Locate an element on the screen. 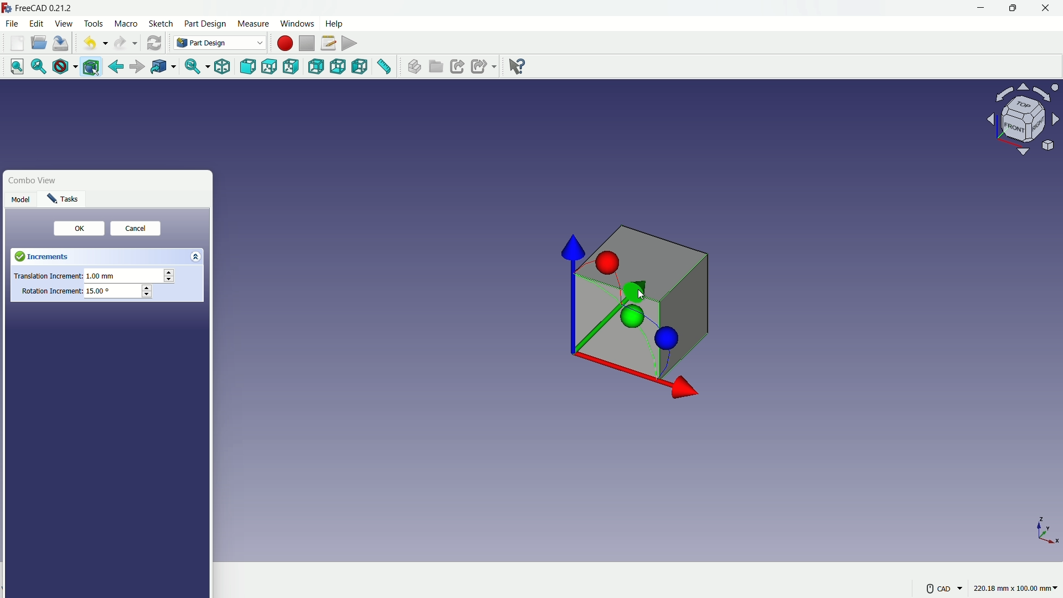 The image size is (1063, 598). front view is located at coordinates (249, 67).